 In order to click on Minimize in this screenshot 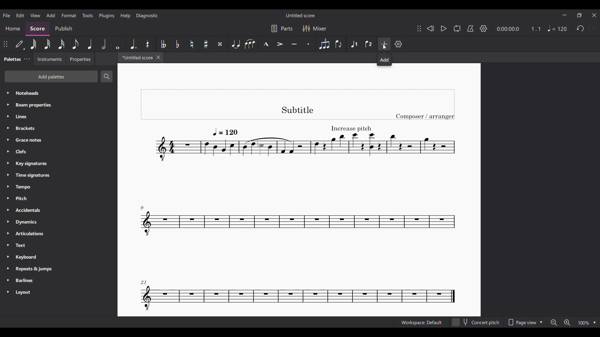, I will do `click(564, 15)`.